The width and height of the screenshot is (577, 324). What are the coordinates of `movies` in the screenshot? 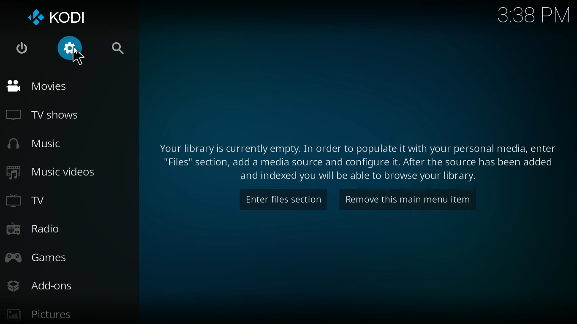 It's located at (65, 86).